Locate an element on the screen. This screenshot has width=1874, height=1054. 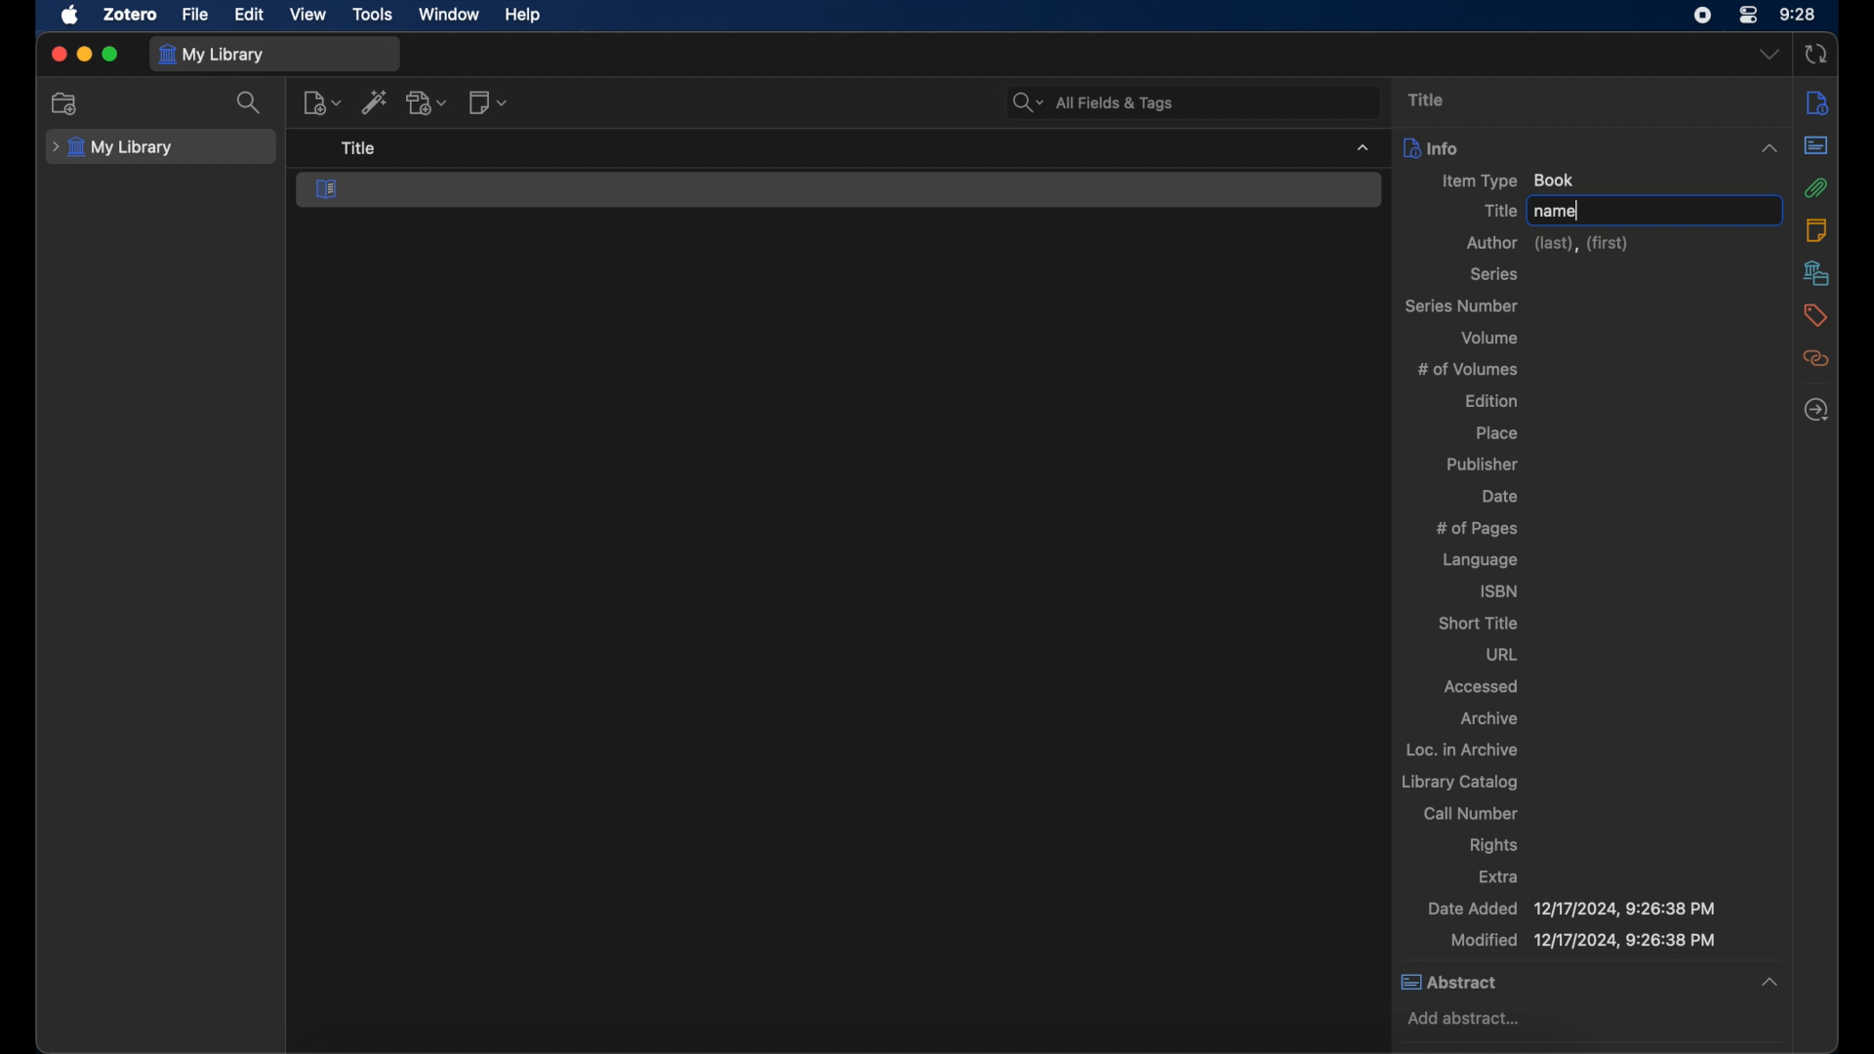
dropdown is located at coordinates (1364, 148).